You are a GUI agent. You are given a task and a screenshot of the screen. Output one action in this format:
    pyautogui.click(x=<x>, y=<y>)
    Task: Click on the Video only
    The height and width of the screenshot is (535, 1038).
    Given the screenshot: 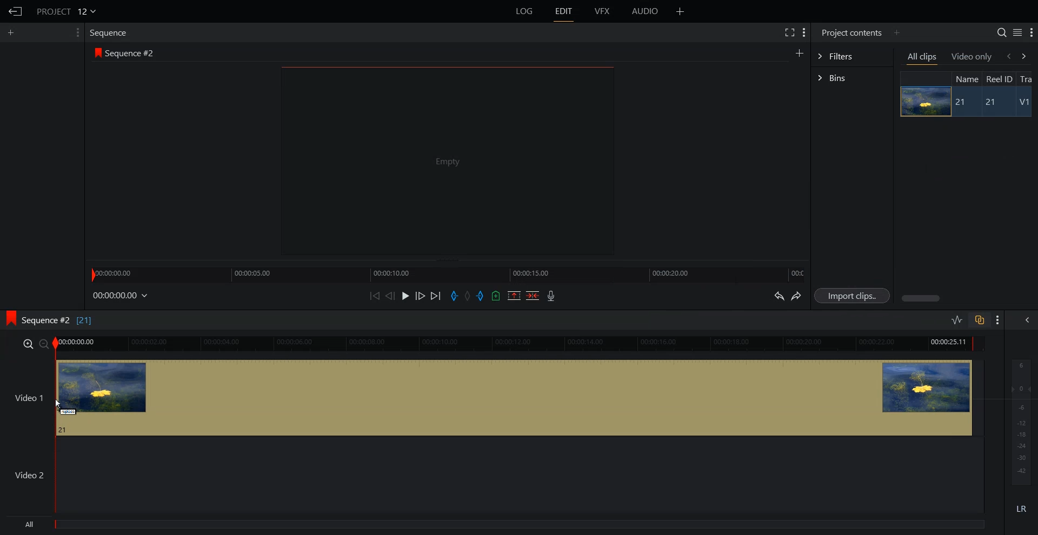 What is the action you would take?
    pyautogui.click(x=972, y=57)
    